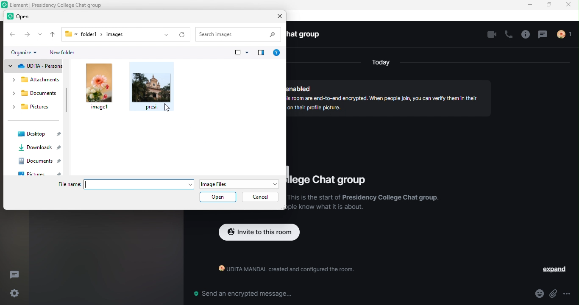 The height and width of the screenshot is (305, 579). I want to click on file name, so click(124, 185).